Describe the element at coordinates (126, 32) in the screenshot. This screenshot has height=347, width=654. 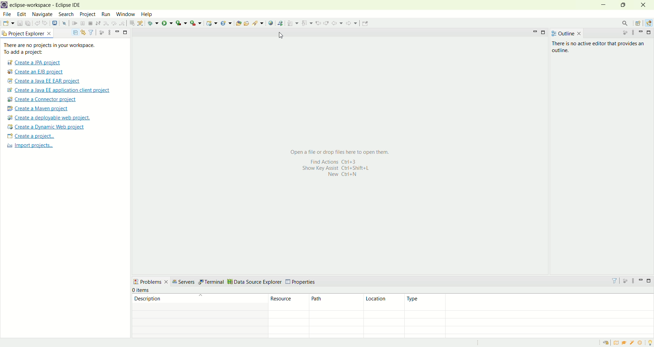
I see `maximize` at that location.